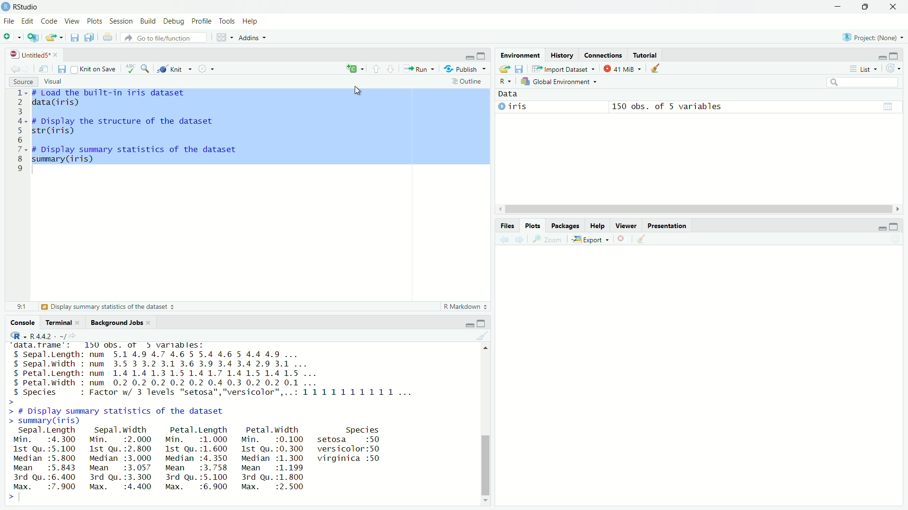 The image size is (908, 510). Describe the element at coordinates (28, 21) in the screenshot. I see `Edit` at that location.